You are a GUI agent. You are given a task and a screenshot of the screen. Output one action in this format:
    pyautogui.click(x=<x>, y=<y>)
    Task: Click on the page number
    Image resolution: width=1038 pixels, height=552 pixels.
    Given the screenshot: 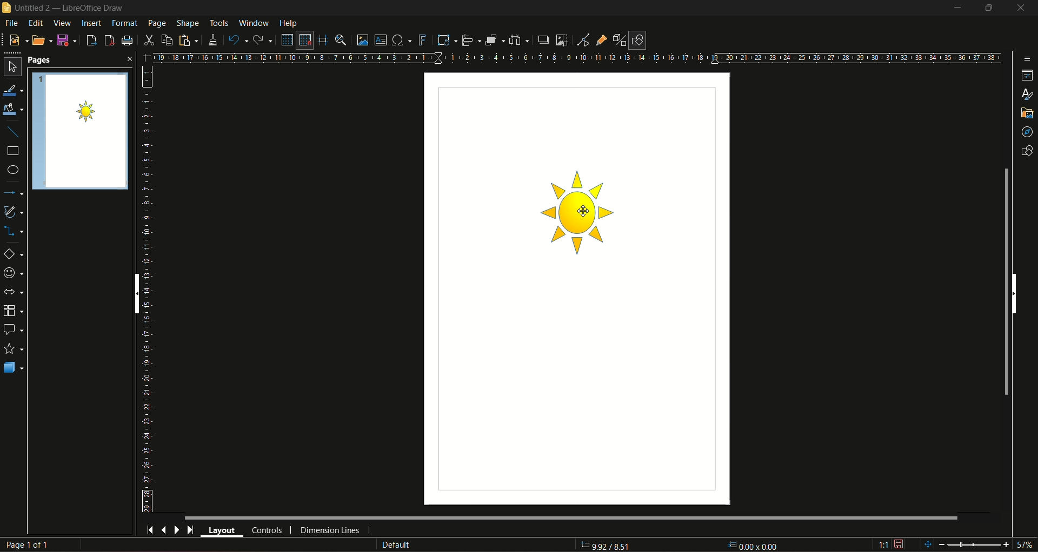 What is the action you would take?
    pyautogui.click(x=28, y=544)
    